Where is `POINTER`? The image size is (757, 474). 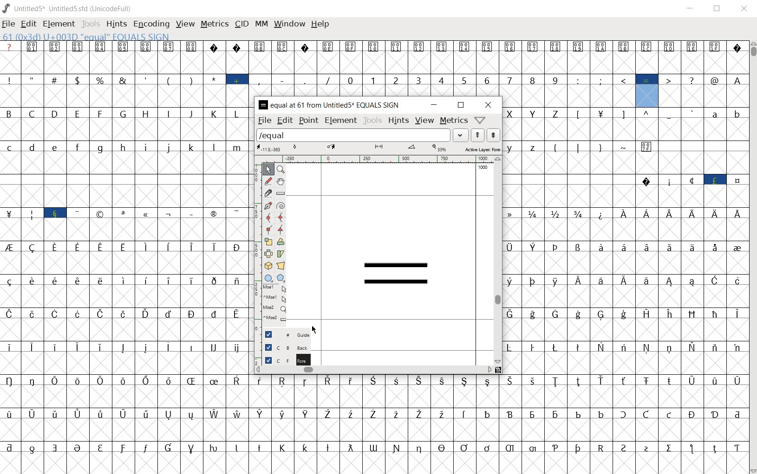
POINTER is located at coordinates (268, 169).